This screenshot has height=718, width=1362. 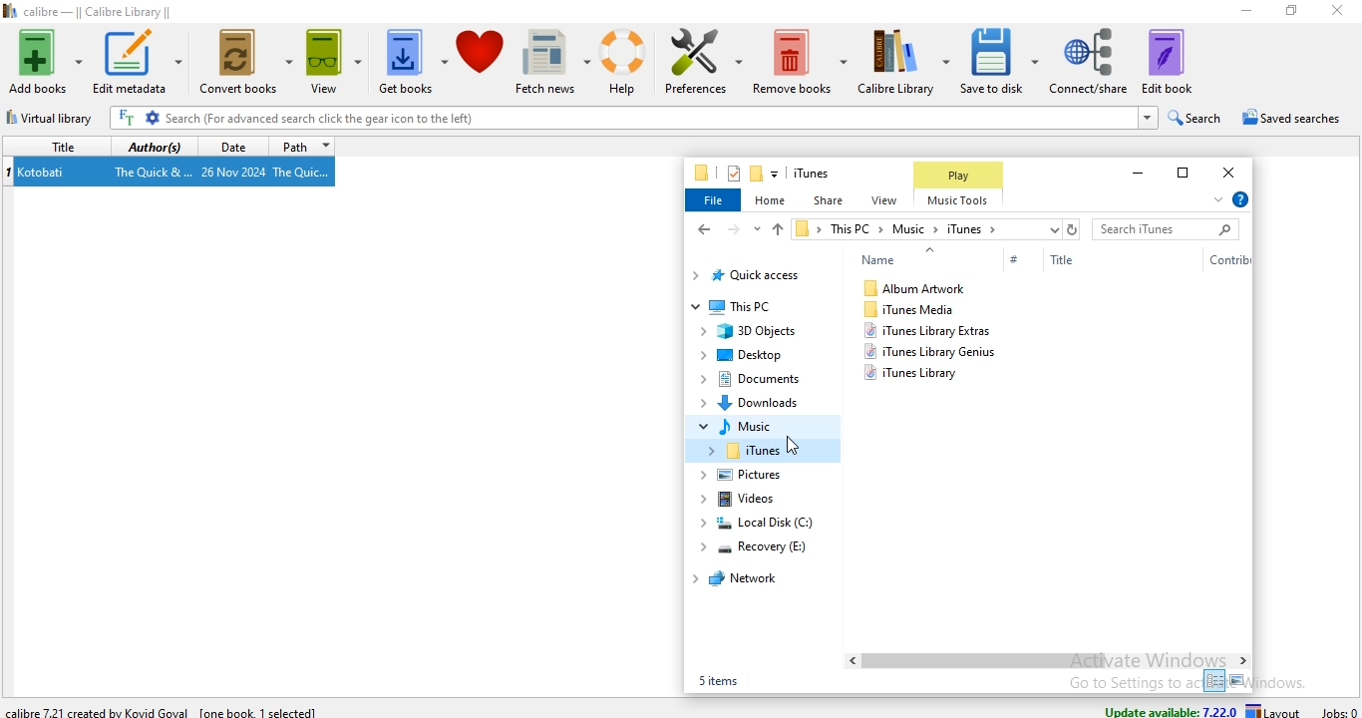 I want to click on back file path, so click(x=703, y=229).